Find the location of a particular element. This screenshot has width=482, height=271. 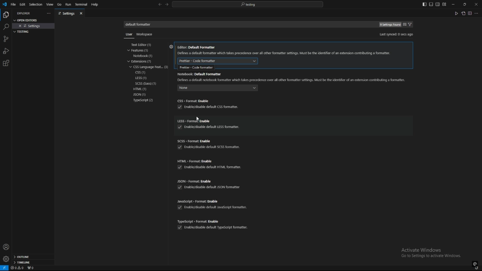

less is located at coordinates (141, 78).